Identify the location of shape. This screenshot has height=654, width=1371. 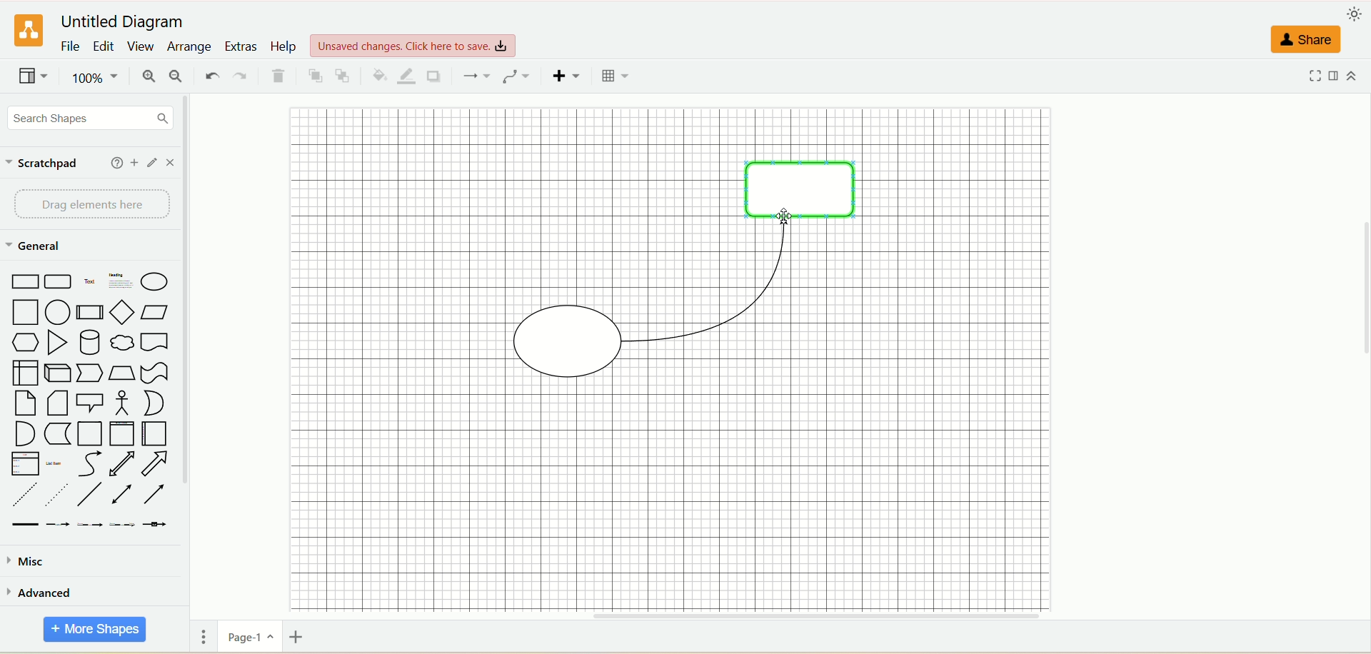
(796, 184).